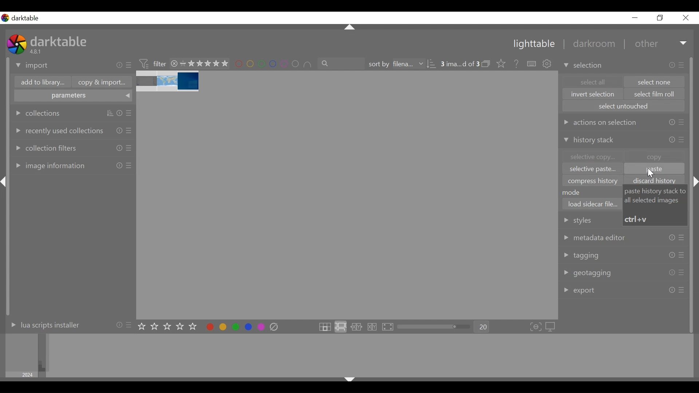  What do you see at coordinates (593, 94) in the screenshot?
I see `invert selection` at bounding box center [593, 94].